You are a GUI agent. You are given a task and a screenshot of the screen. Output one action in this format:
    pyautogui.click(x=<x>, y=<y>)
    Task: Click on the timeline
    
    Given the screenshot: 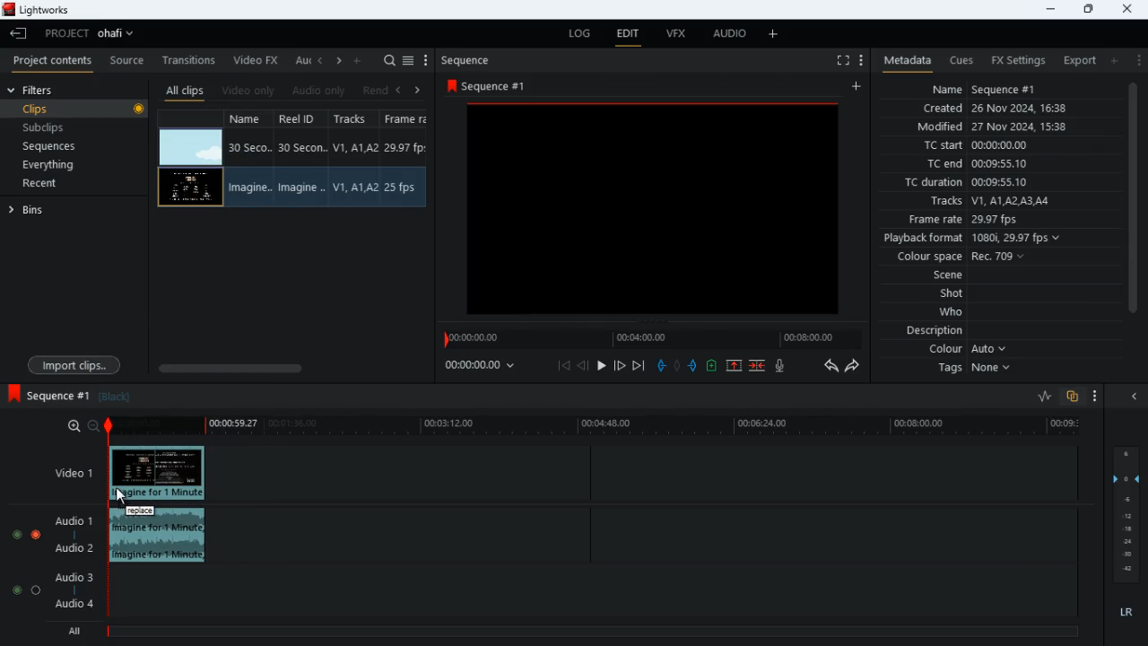 What is the action you would take?
    pyautogui.click(x=655, y=337)
    